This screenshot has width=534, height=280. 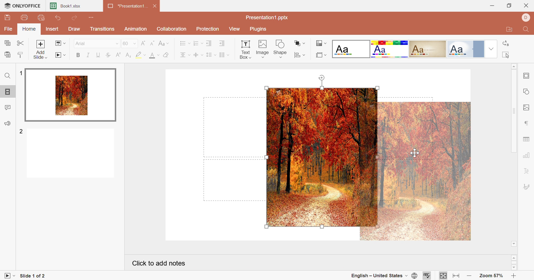 What do you see at coordinates (119, 56) in the screenshot?
I see `Superscript` at bounding box center [119, 56].